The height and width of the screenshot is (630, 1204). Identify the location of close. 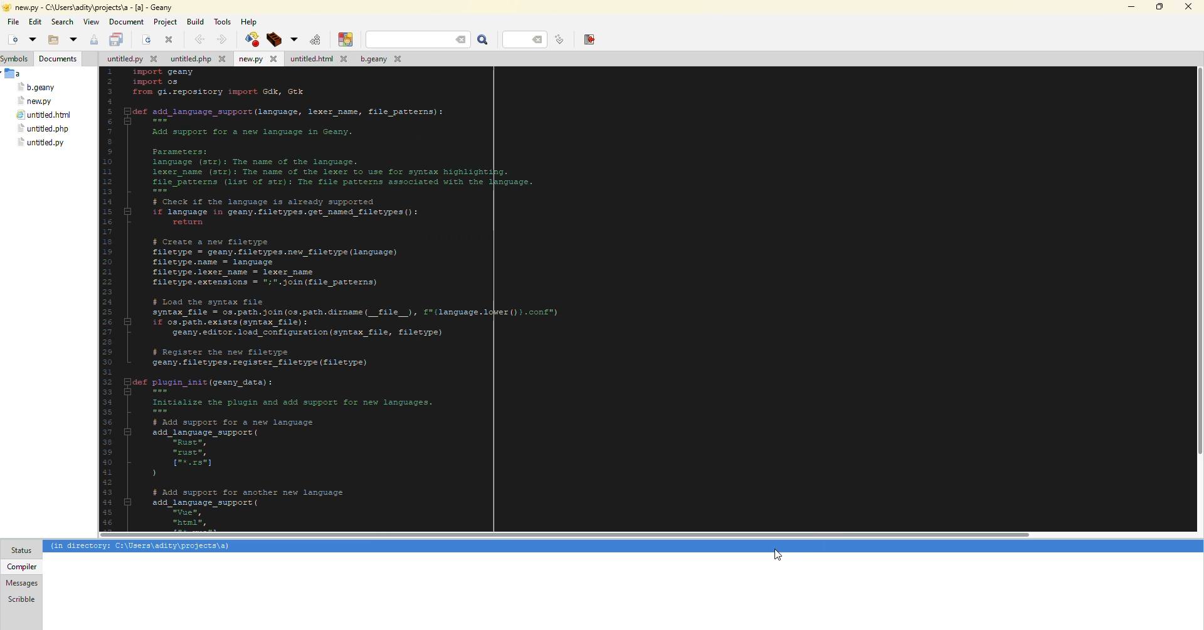
(169, 39).